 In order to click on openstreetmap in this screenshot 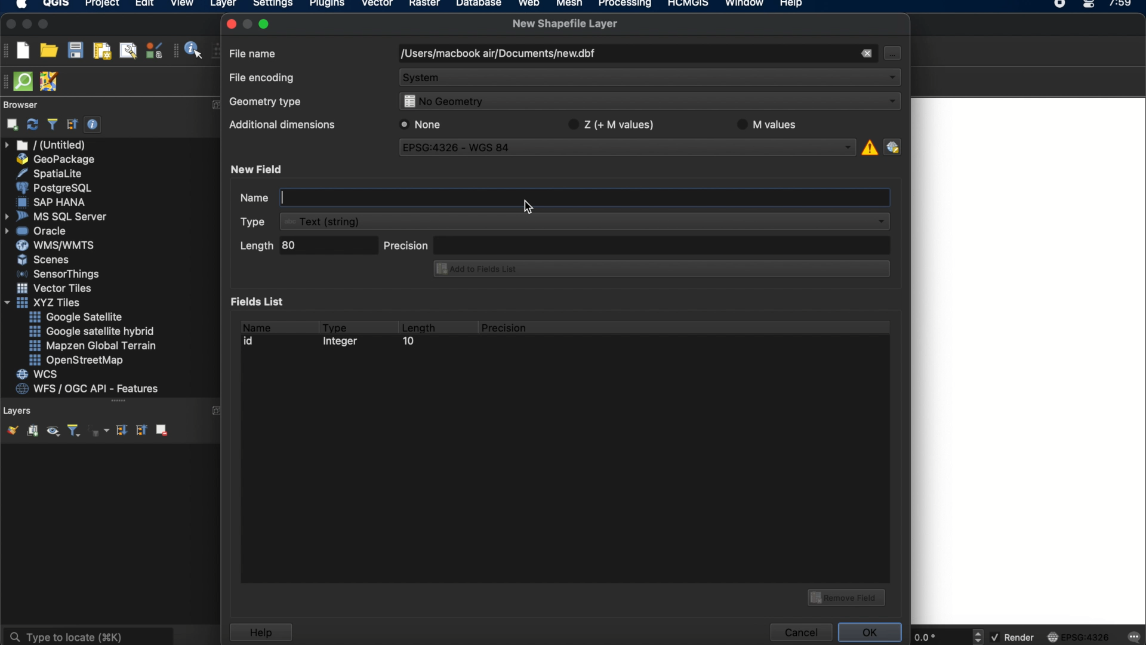, I will do `click(76, 361)`.